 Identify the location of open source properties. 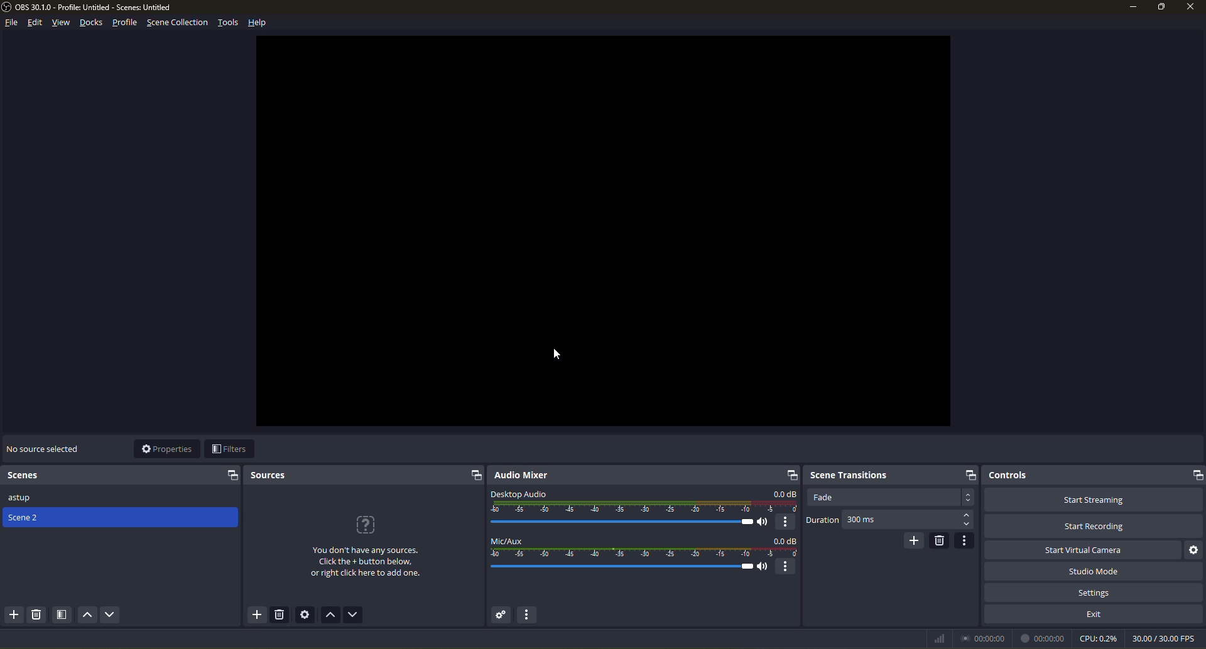
(305, 614).